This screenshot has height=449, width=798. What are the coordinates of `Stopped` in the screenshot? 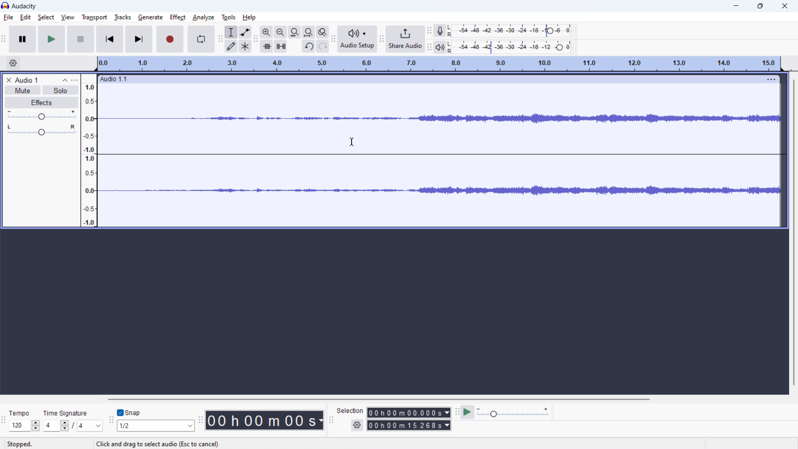 It's located at (20, 444).